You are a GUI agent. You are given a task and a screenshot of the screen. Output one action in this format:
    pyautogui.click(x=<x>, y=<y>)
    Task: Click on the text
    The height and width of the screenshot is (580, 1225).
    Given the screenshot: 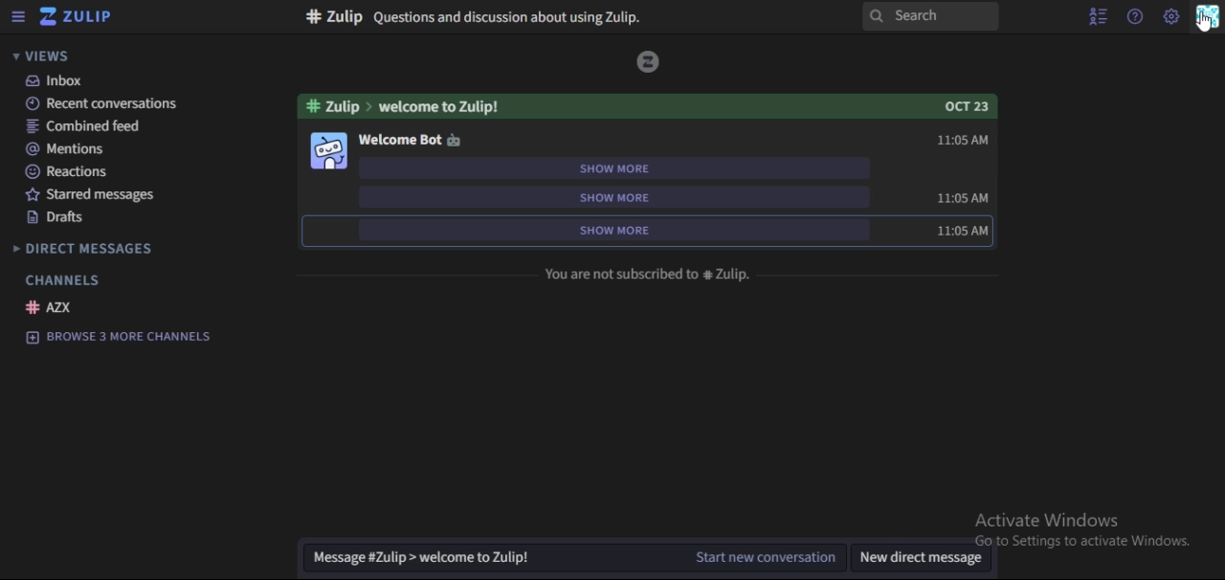 What is the action you would take?
    pyautogui.click(x=645, y=107)
    